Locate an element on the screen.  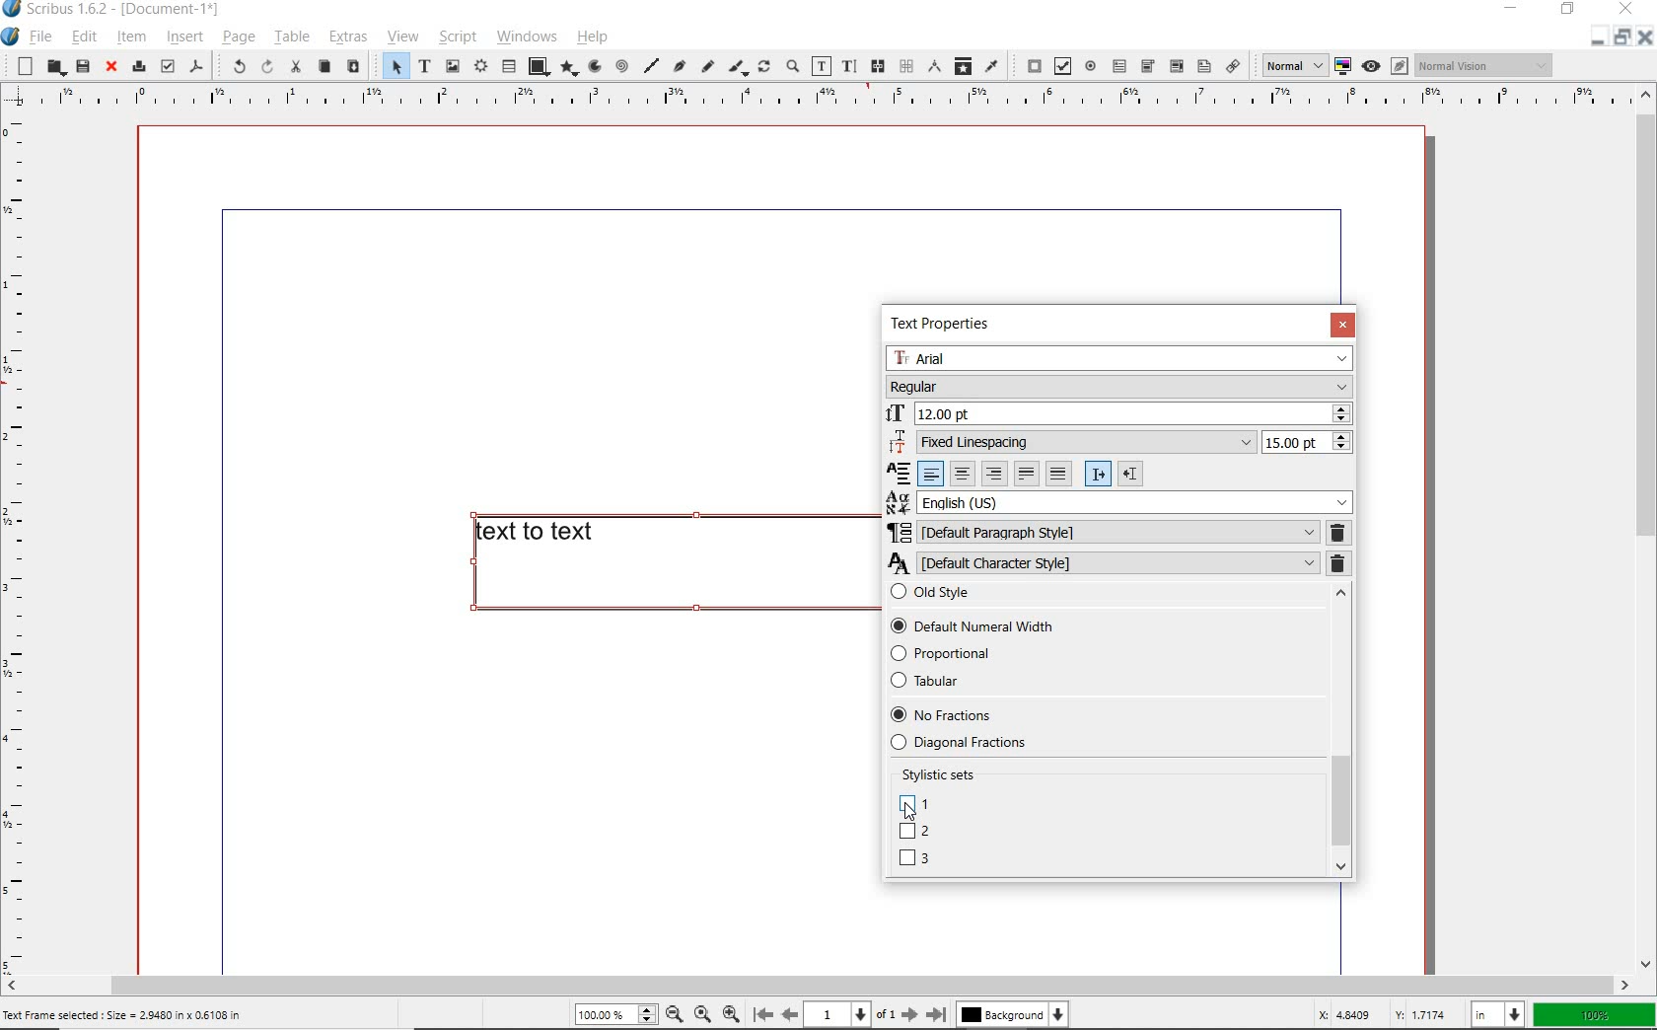
preflight verifier is located at coordinates (168, 67).